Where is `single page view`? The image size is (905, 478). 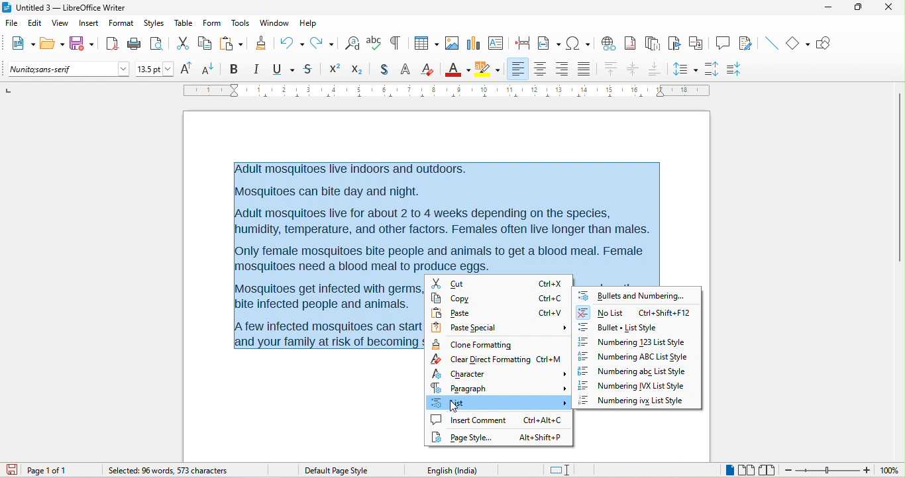 single page view is located at coordinates (720, 471).